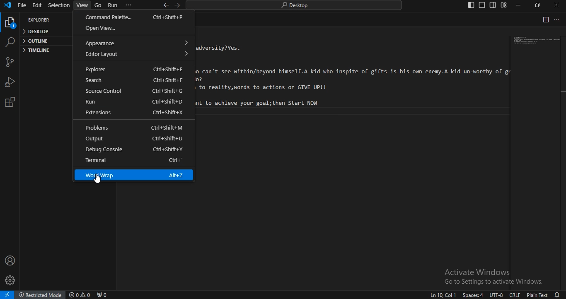 The height and width of the screenshot is (299, 566). What do you see at coordinates (7, 6) in the screenshot?
I see `vscode icon` at bounding box center [7, 6].